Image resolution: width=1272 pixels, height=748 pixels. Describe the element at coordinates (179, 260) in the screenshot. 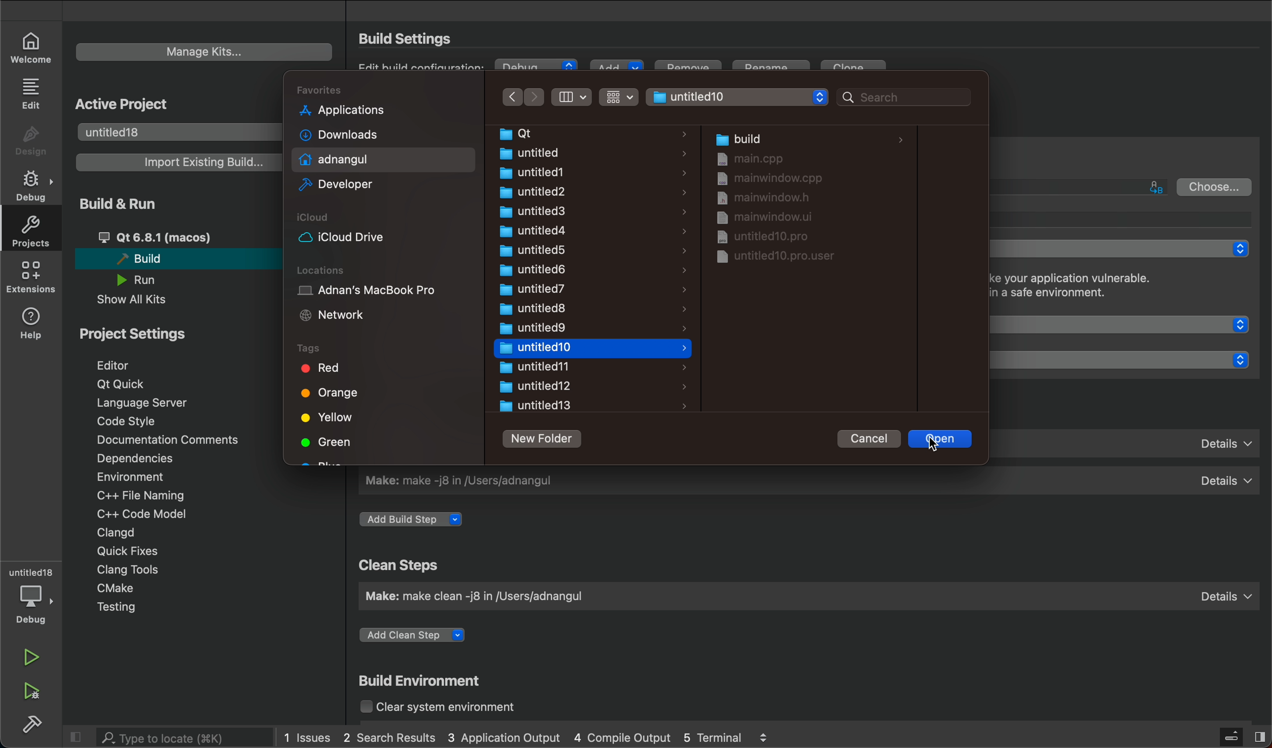

I see `build` at that location.